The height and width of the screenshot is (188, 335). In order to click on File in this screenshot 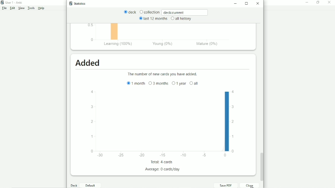, I will do `click(4, 8)`.